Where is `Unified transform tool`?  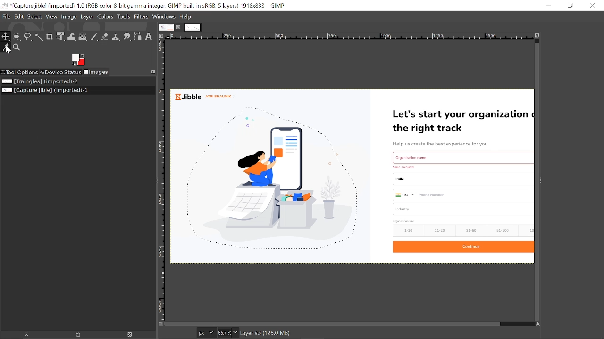
Unified transform tool is located at coordinates (60, 37).